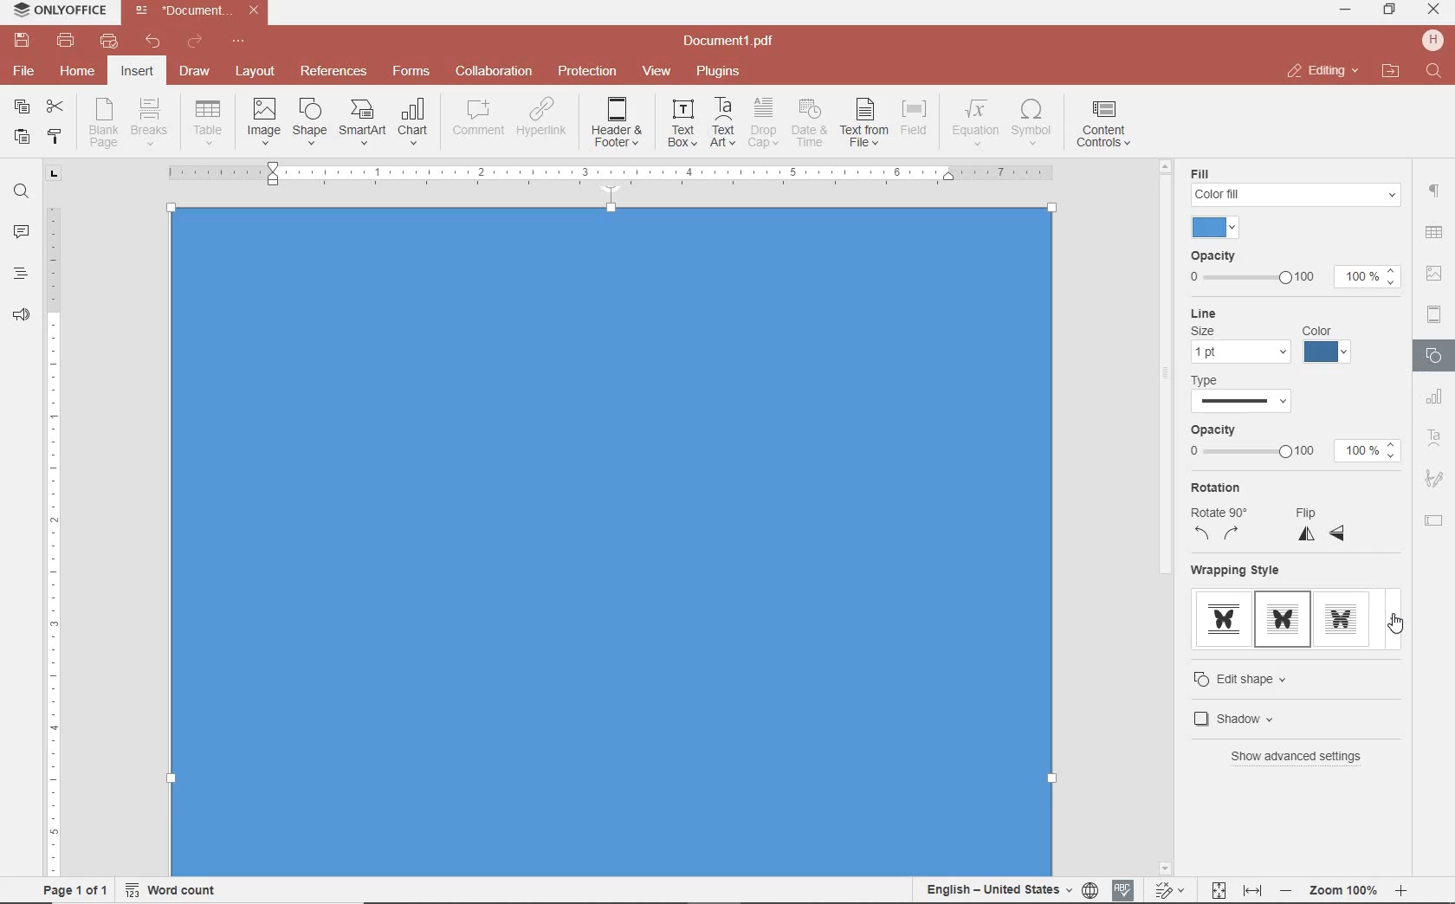 This screenshot has height=904, width=1455. What do you see at coordinates (20, 136) in the screenshot?
I see `paste` at bounding box center [20, 136].